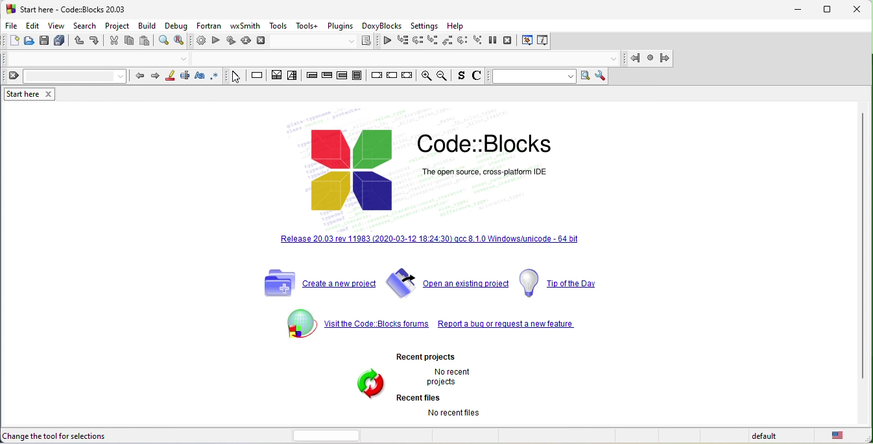 The image size is (873, 444). I want to click on comment, so click(480, 77).